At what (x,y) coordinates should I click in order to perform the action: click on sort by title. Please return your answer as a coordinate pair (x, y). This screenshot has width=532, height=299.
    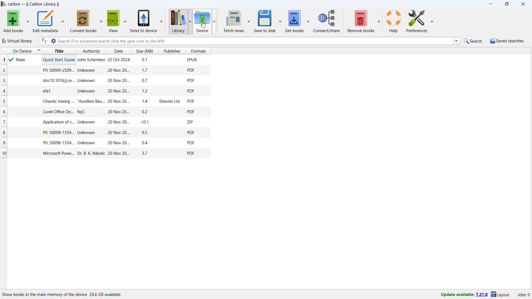
    Looking at the image, I should click on (58, 51).